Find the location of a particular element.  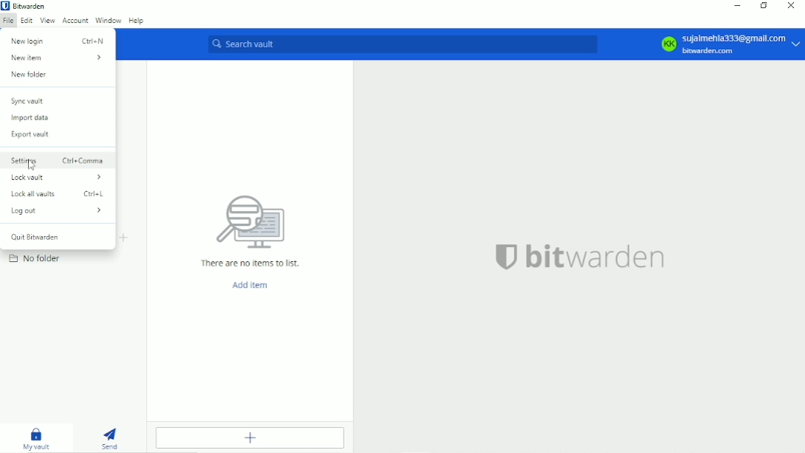

Window is located at coordinates (108, 20).